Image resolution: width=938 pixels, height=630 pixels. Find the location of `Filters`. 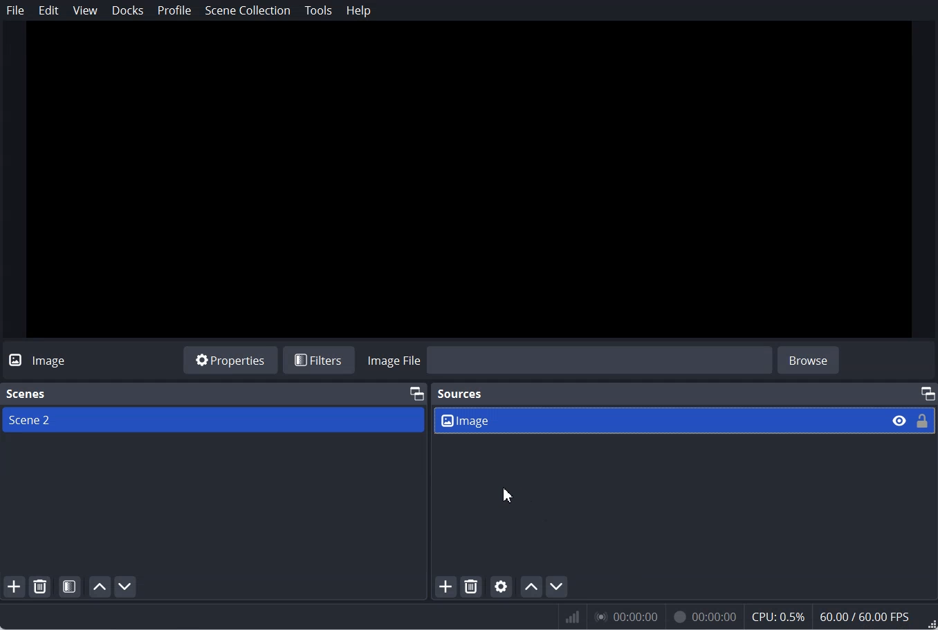

Filters is located at coordinates (318, 359).